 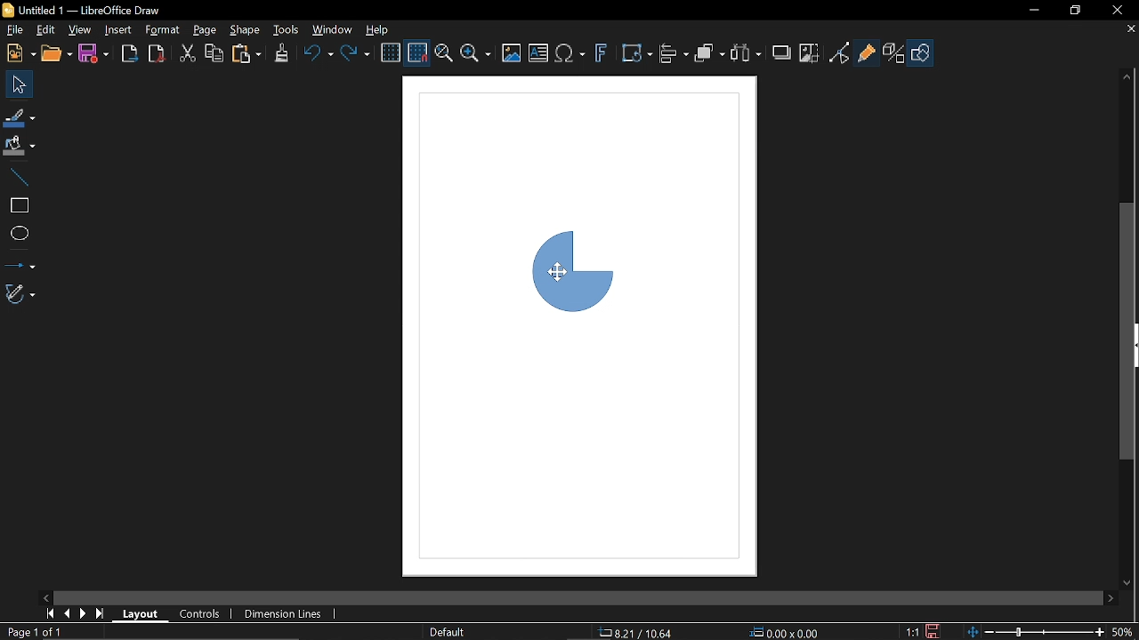 What do you see at coordinates (19, 265) in the screenshot?
I see `Lines and arrows` at bounding box center [19, 265].